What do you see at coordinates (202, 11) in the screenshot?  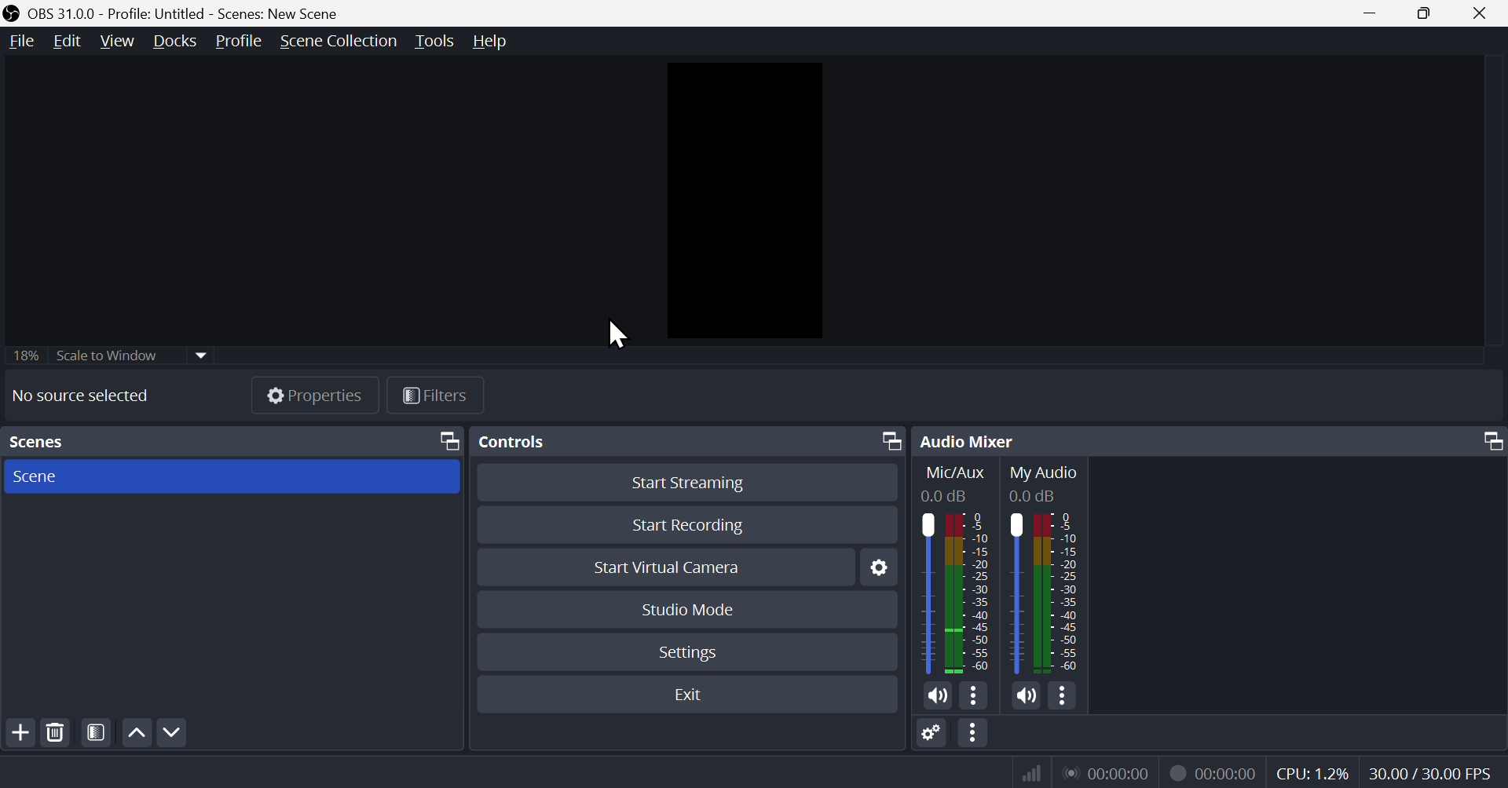 I see `OBS 31.0.0` at bounding box center [202, 11].